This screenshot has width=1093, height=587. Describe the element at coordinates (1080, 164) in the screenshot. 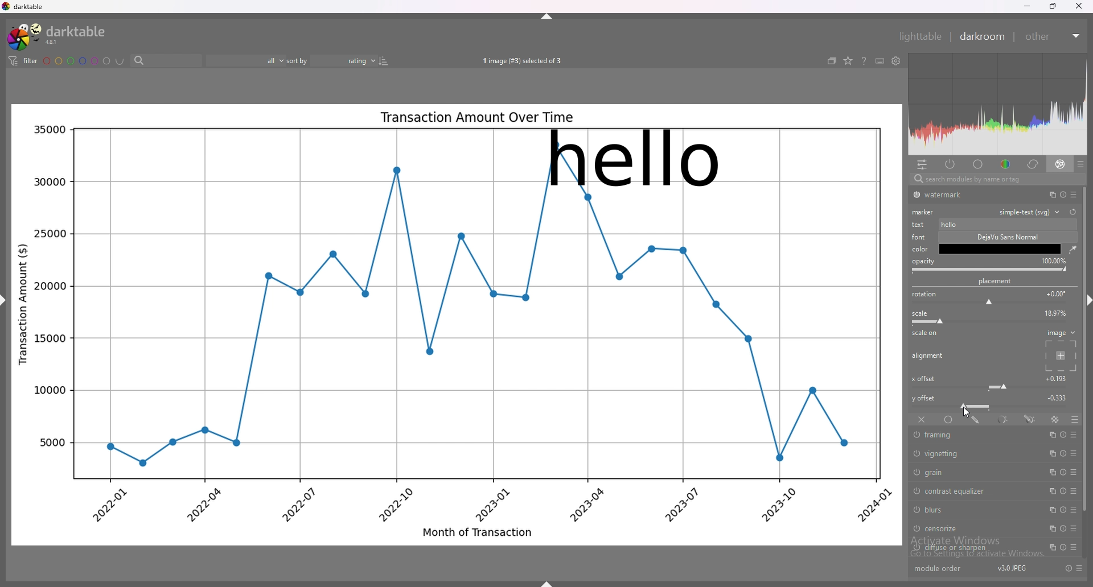

I see `presets` at that location.